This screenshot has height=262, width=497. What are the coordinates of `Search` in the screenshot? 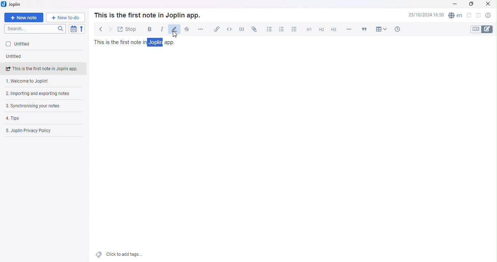 It's located at (36, 29).